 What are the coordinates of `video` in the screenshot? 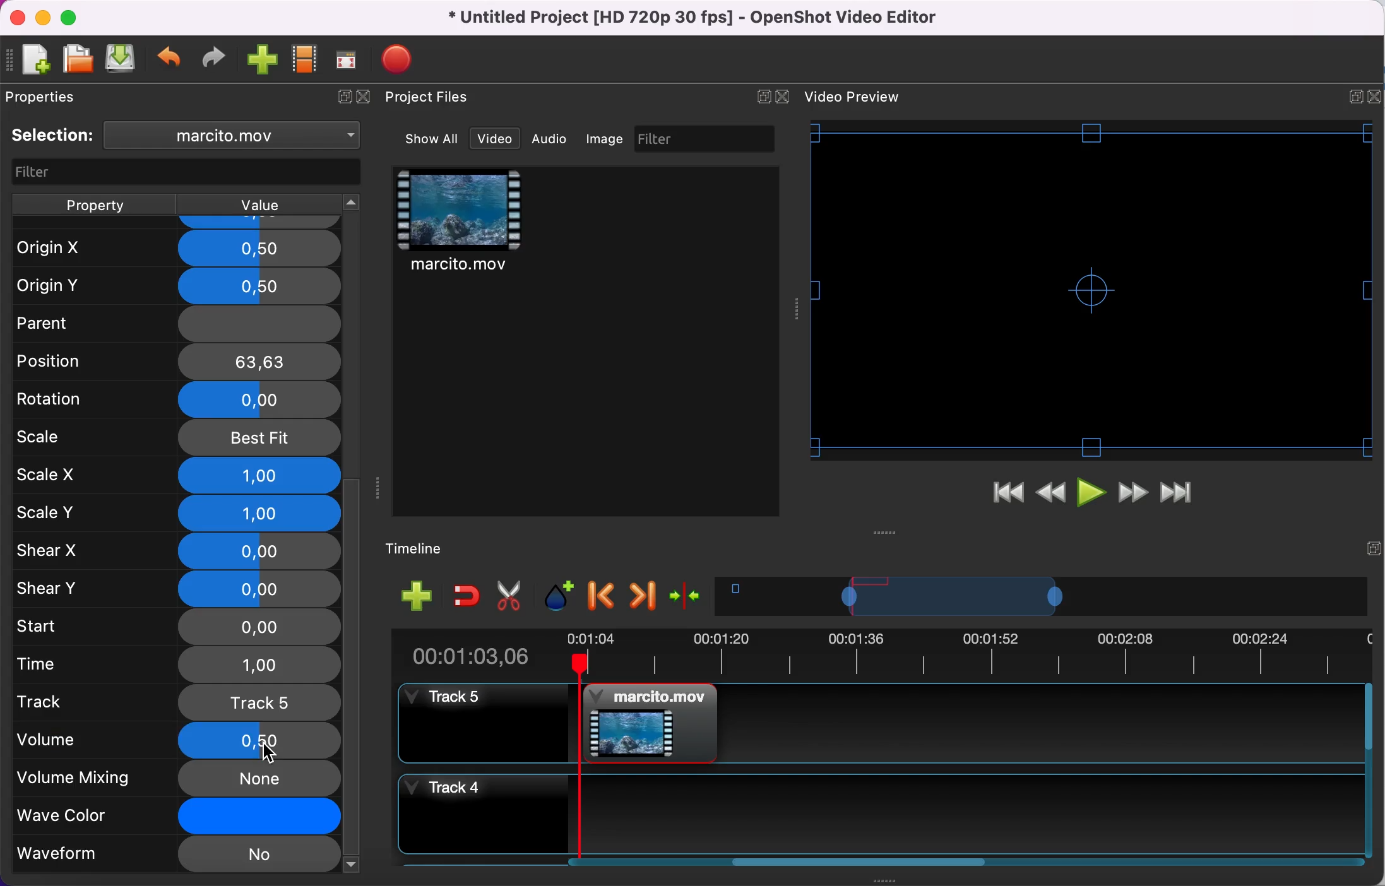 It's located at (495, 139).